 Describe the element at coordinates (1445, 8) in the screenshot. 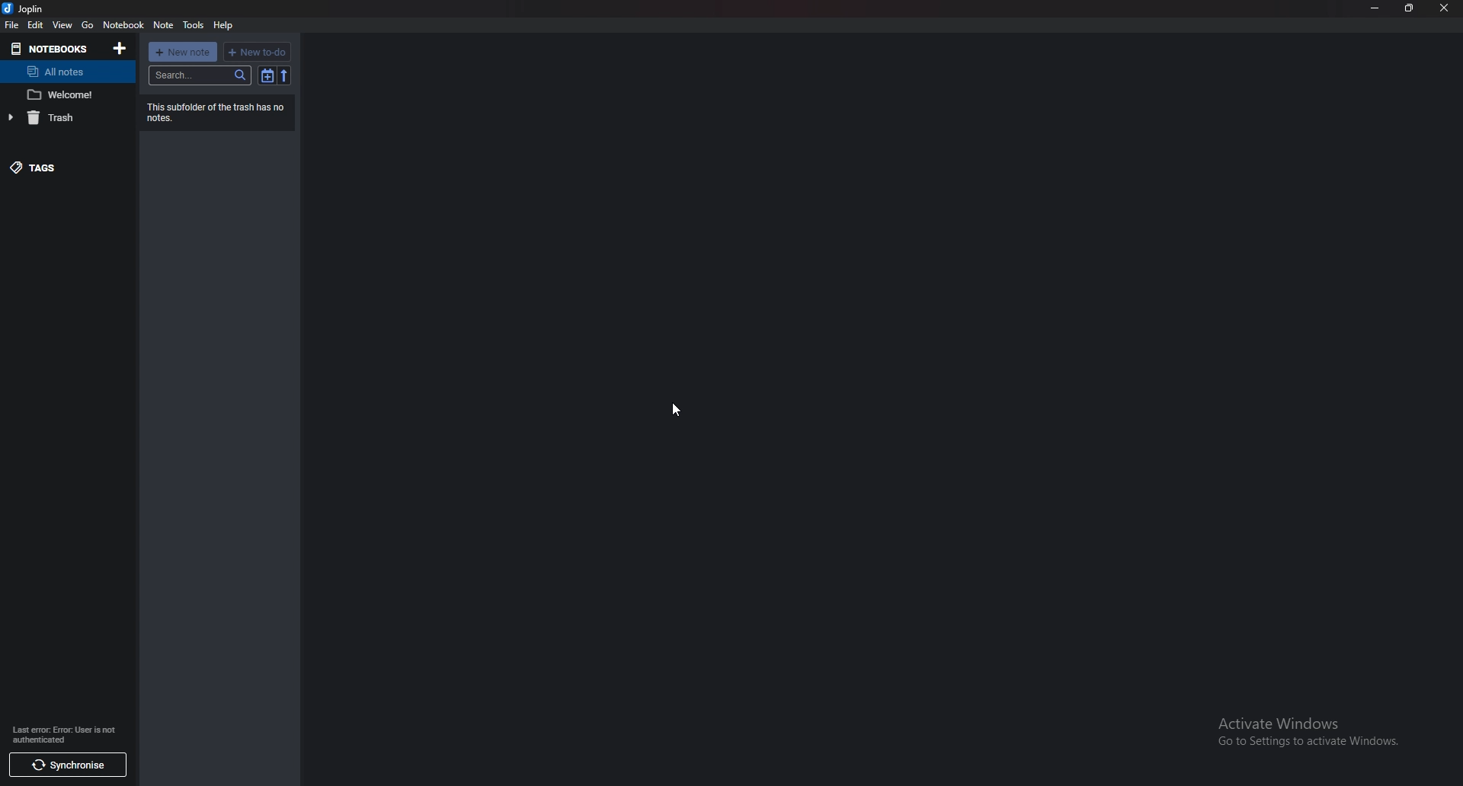

I see `close` at that location.